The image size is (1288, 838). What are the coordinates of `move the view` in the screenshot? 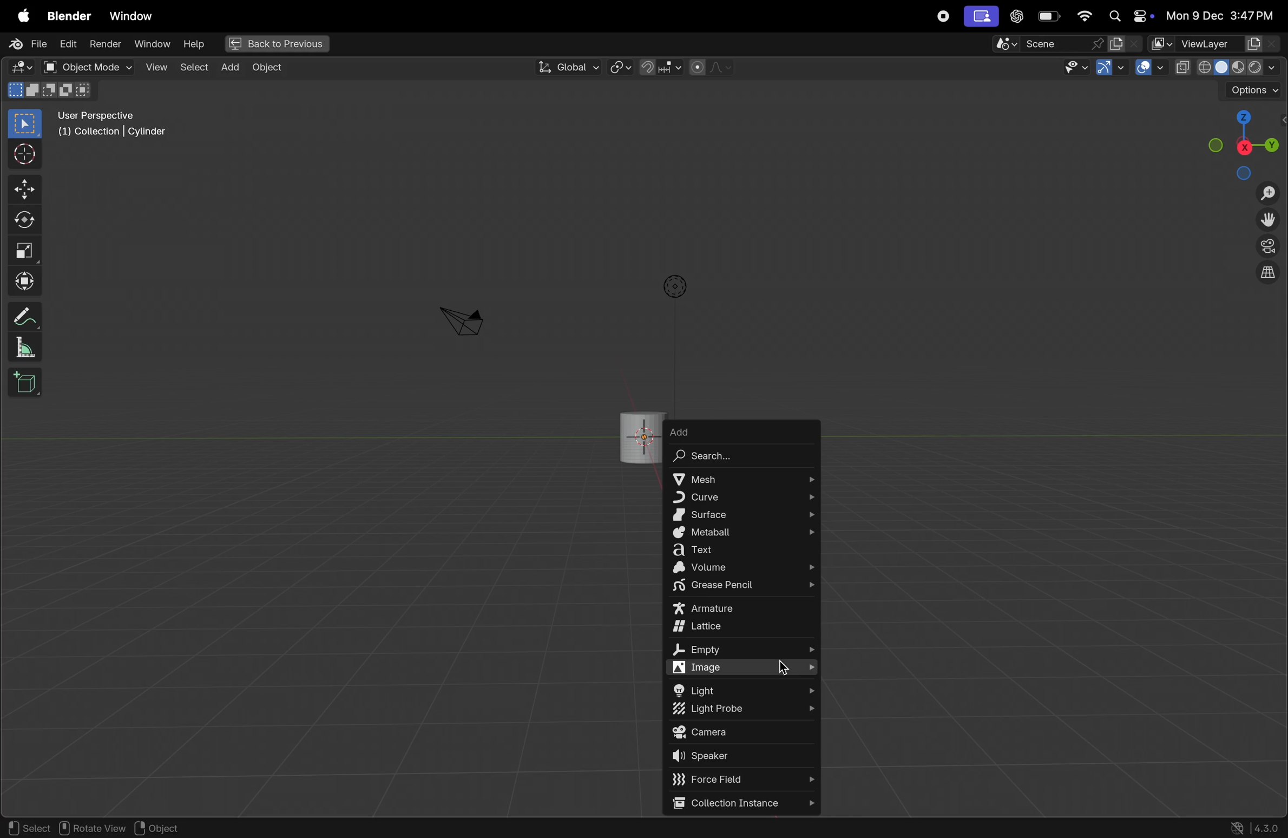 It's located at (1270, 221).